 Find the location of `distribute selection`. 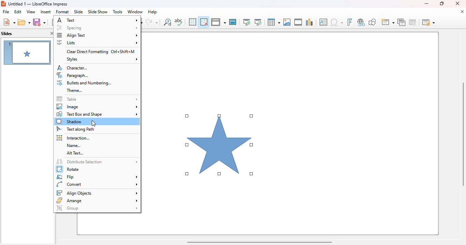

distribute selection is located at coordinates (97, 161).